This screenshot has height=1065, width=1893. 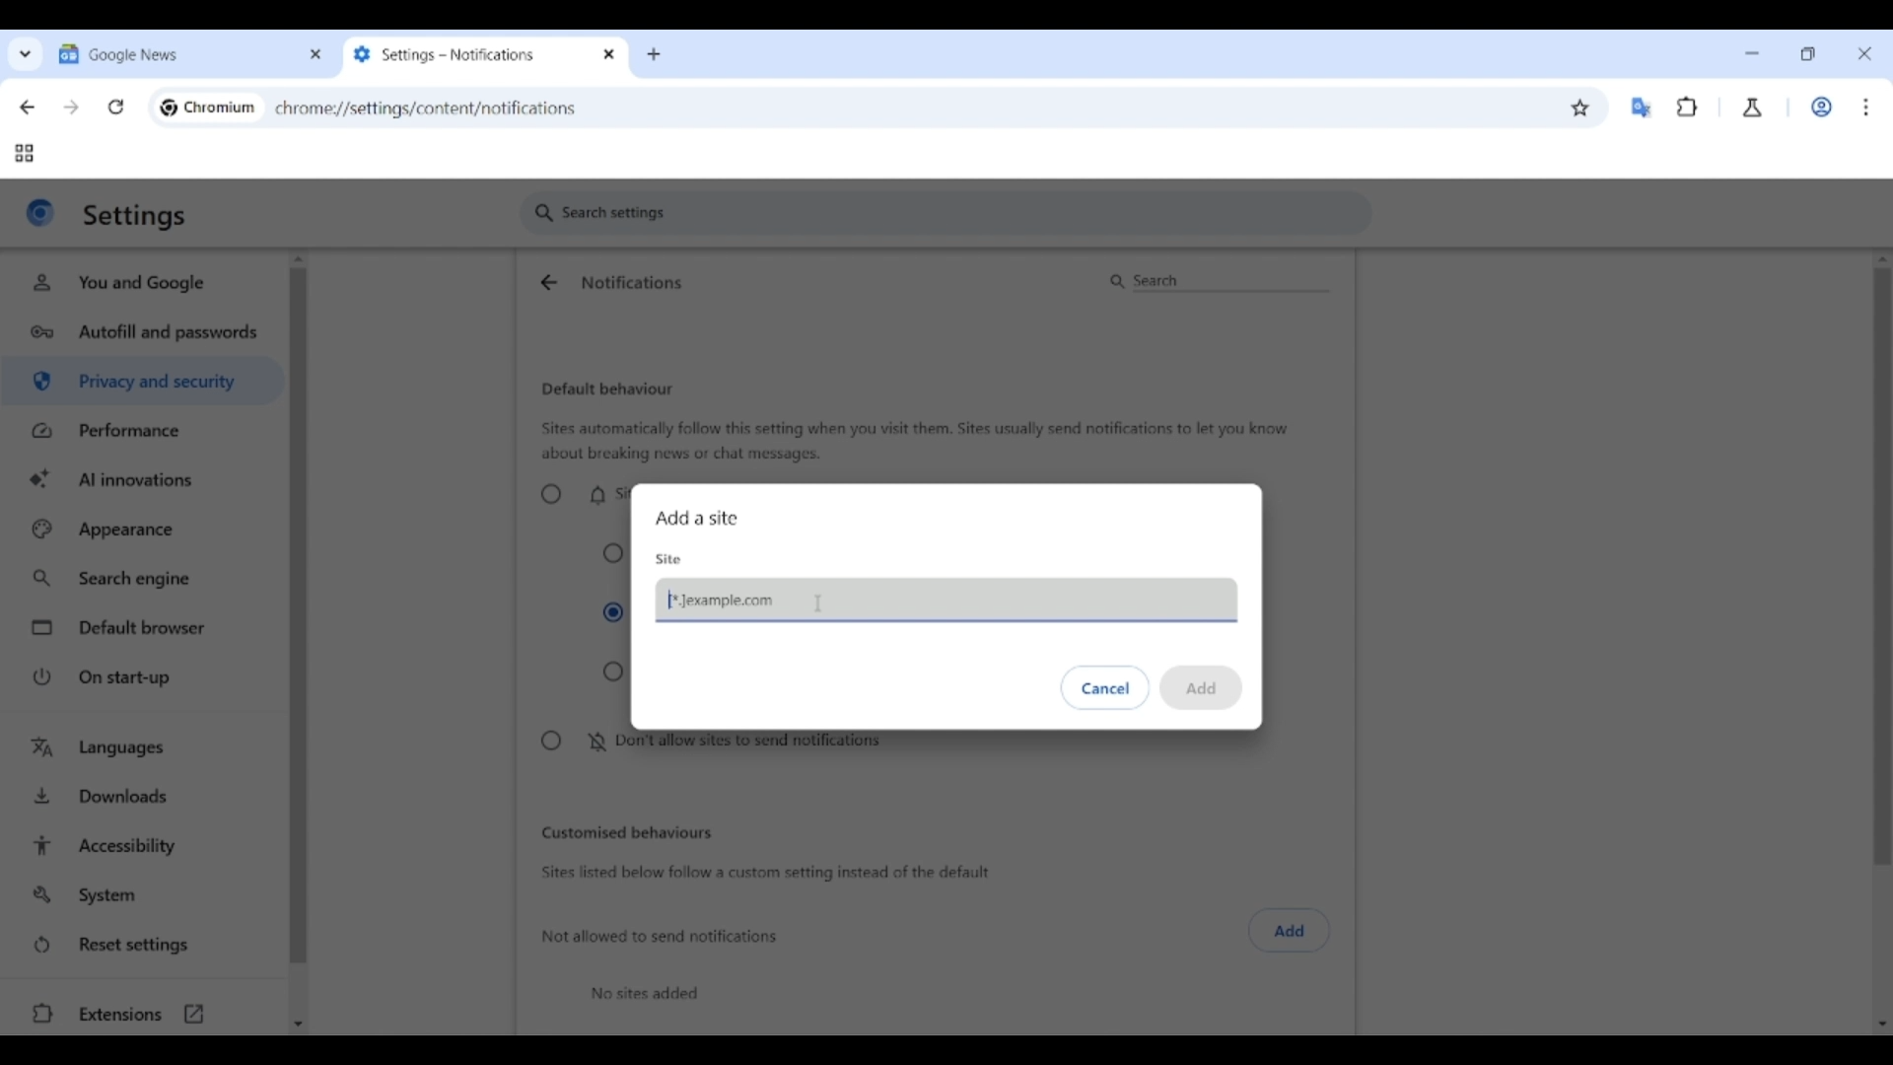 What do you see at coordinates (26, 53) in the screenshot?
I see `Search tabs` at bounding box center [26, 53].